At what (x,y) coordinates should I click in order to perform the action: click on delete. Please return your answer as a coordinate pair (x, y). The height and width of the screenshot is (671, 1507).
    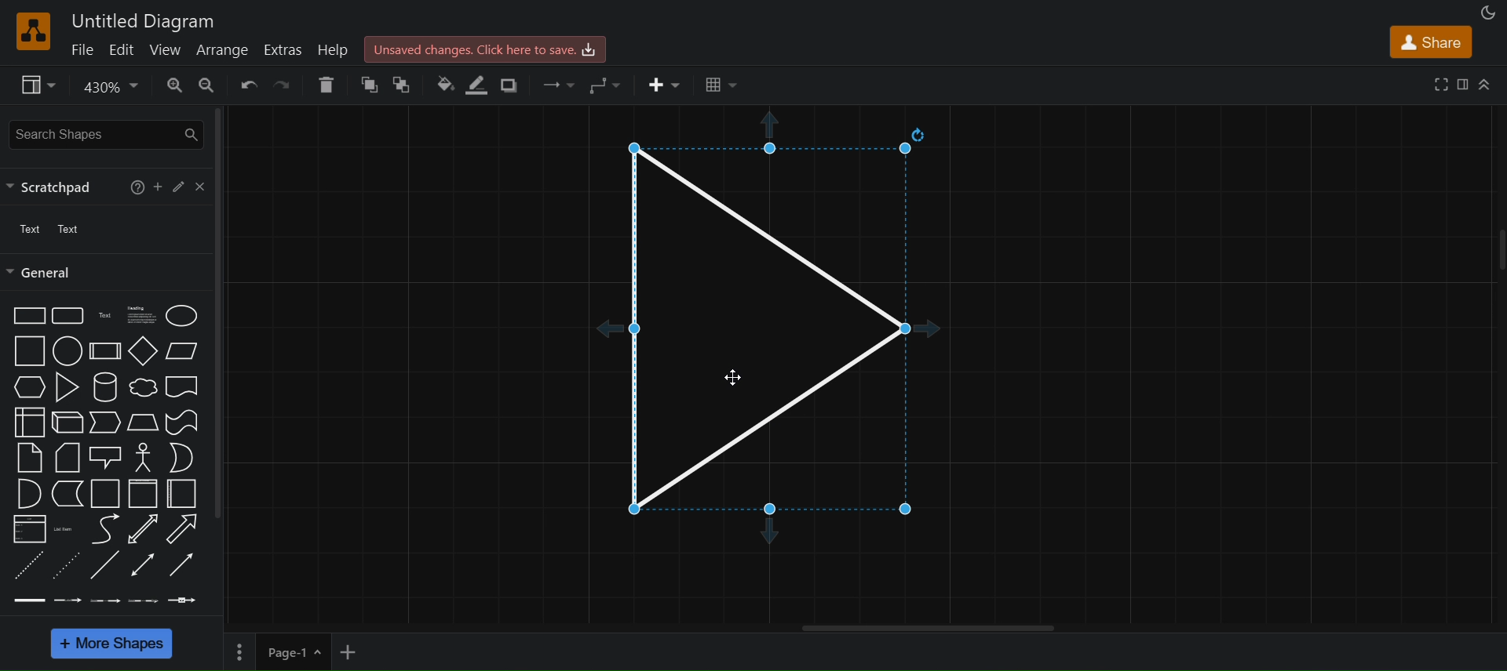
    Looking at the image, I should click on (325, 85).